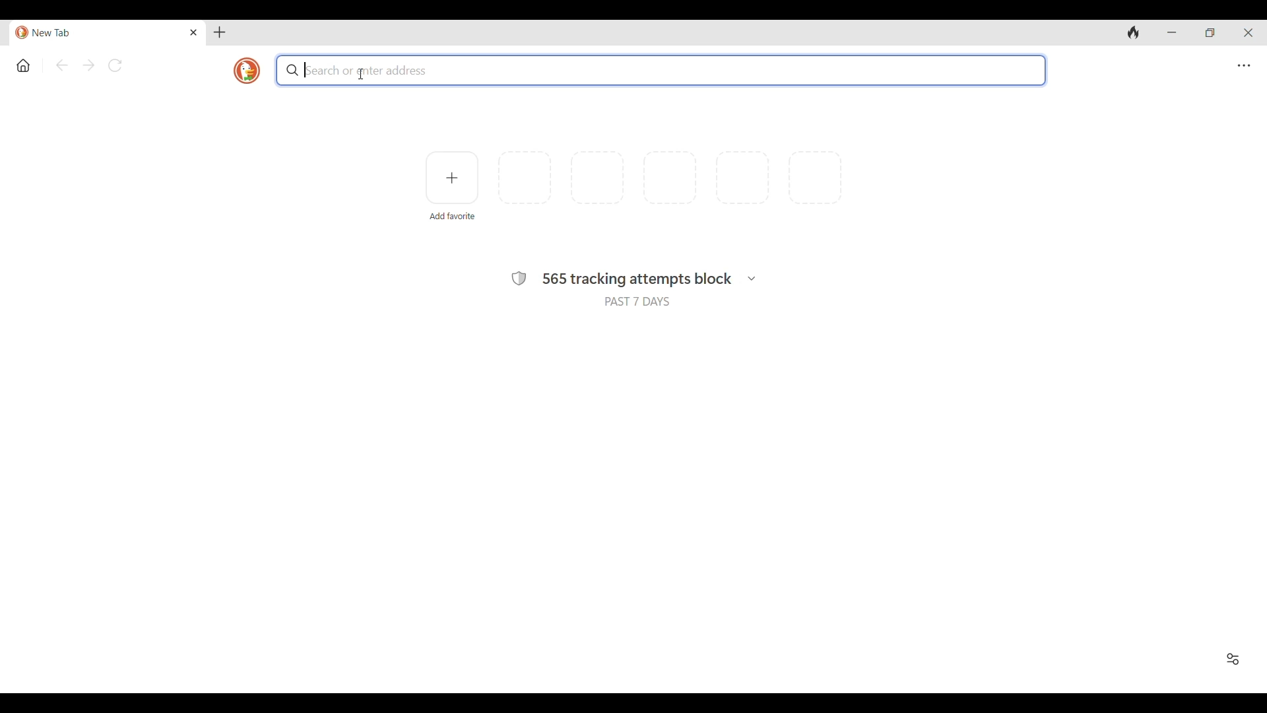 Image resolution: width=1267 pixels, height=713 pixels. Describe the element at coordinates (519, 279) in the screenshot. I see `Browser shield symbol` at that location.